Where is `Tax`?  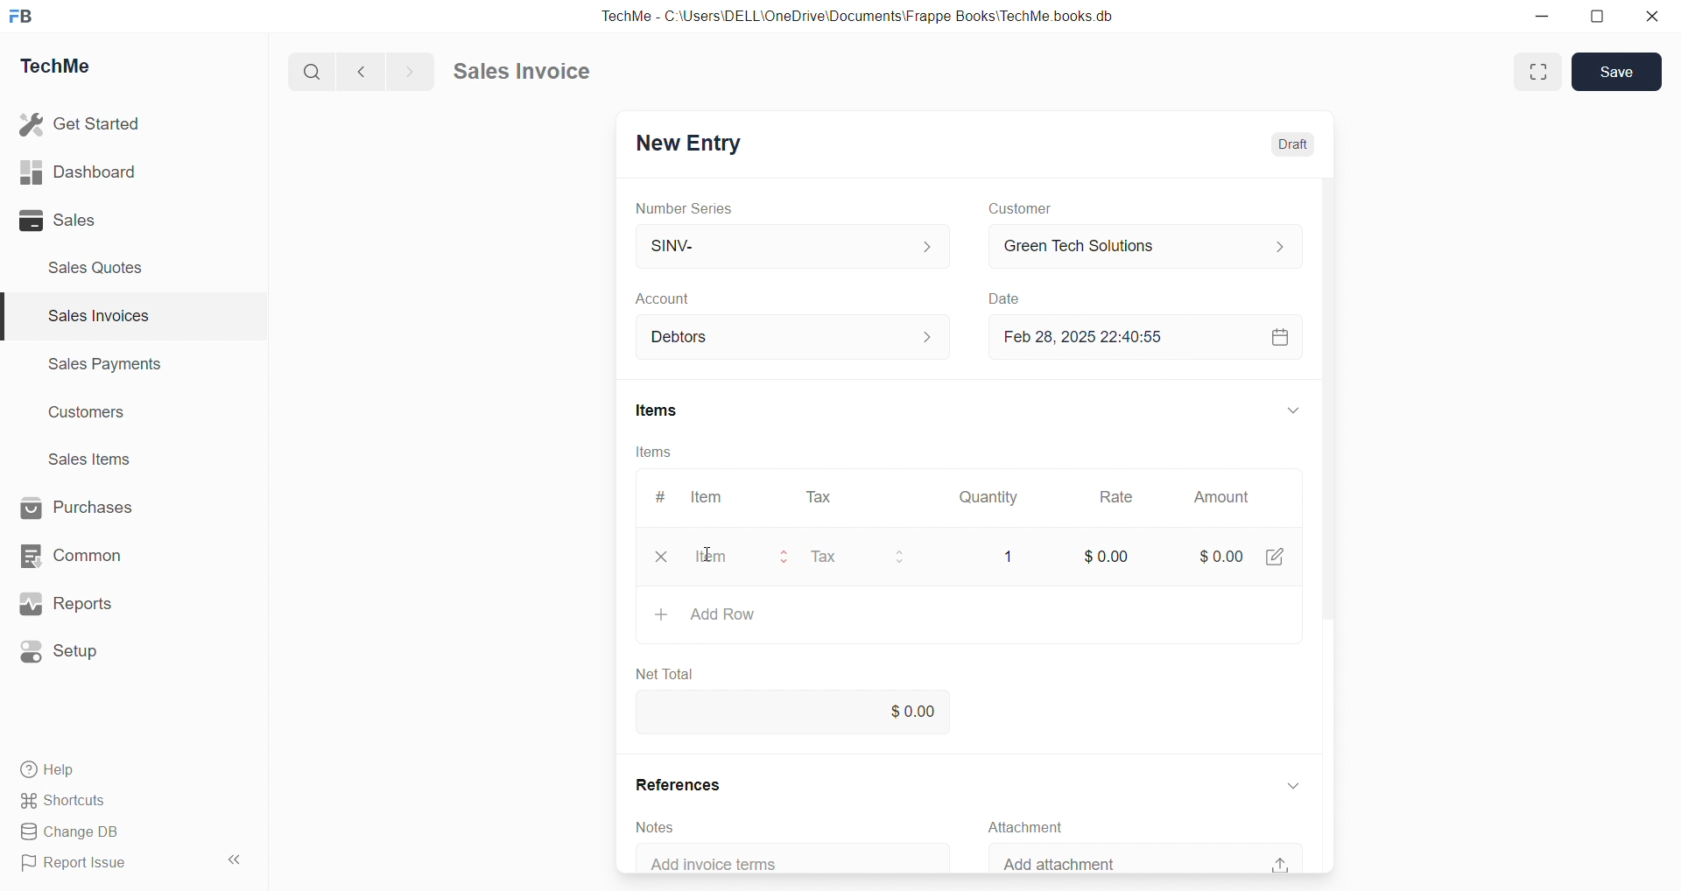 Tax is located at coordinates (819, 498).